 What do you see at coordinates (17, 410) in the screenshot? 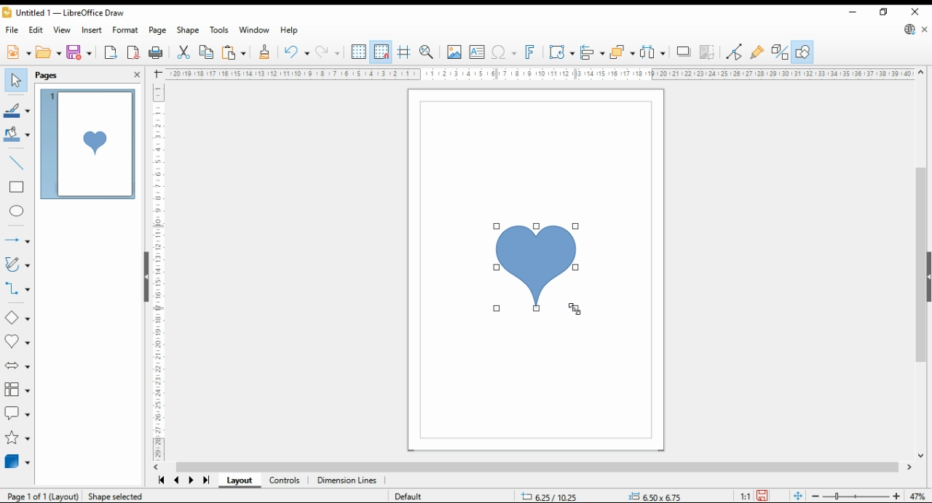
I see `callout shapes` at bounding box center [17, 410].